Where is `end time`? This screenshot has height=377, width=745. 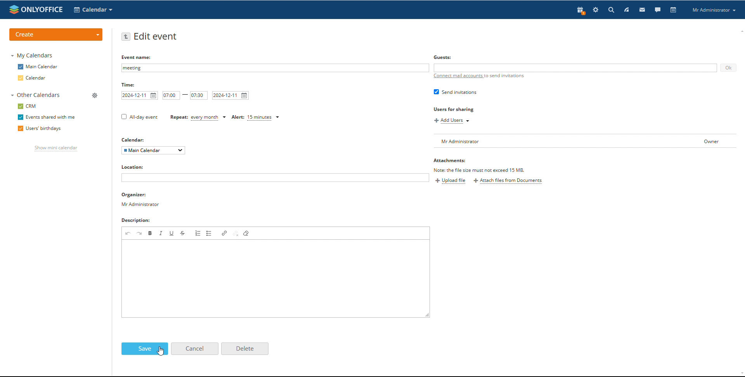
end time is located at coordinates (199, 95).